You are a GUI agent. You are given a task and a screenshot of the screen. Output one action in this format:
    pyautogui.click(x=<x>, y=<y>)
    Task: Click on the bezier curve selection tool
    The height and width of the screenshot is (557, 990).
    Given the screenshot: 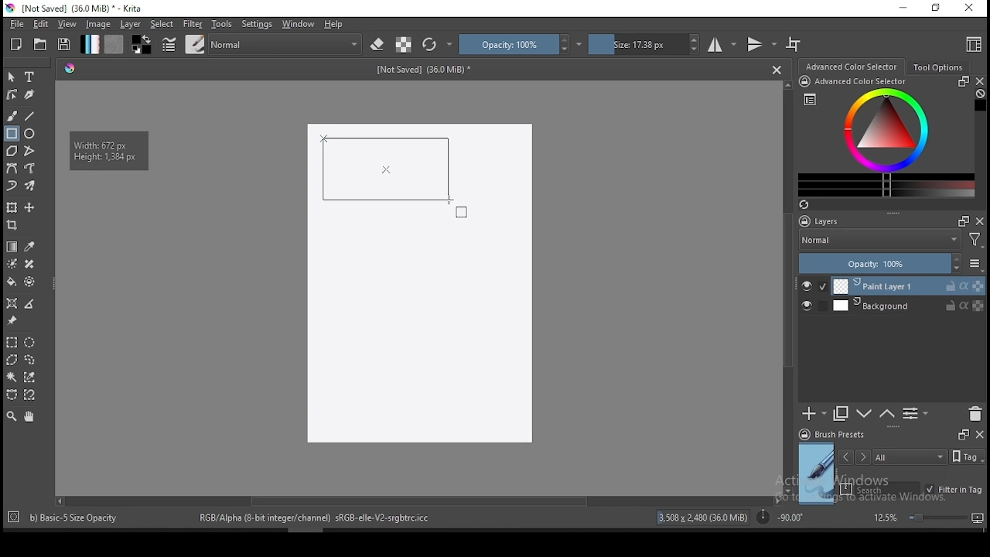 What is the action you would take?
    pyautogui.click(x=12, y=395)
    